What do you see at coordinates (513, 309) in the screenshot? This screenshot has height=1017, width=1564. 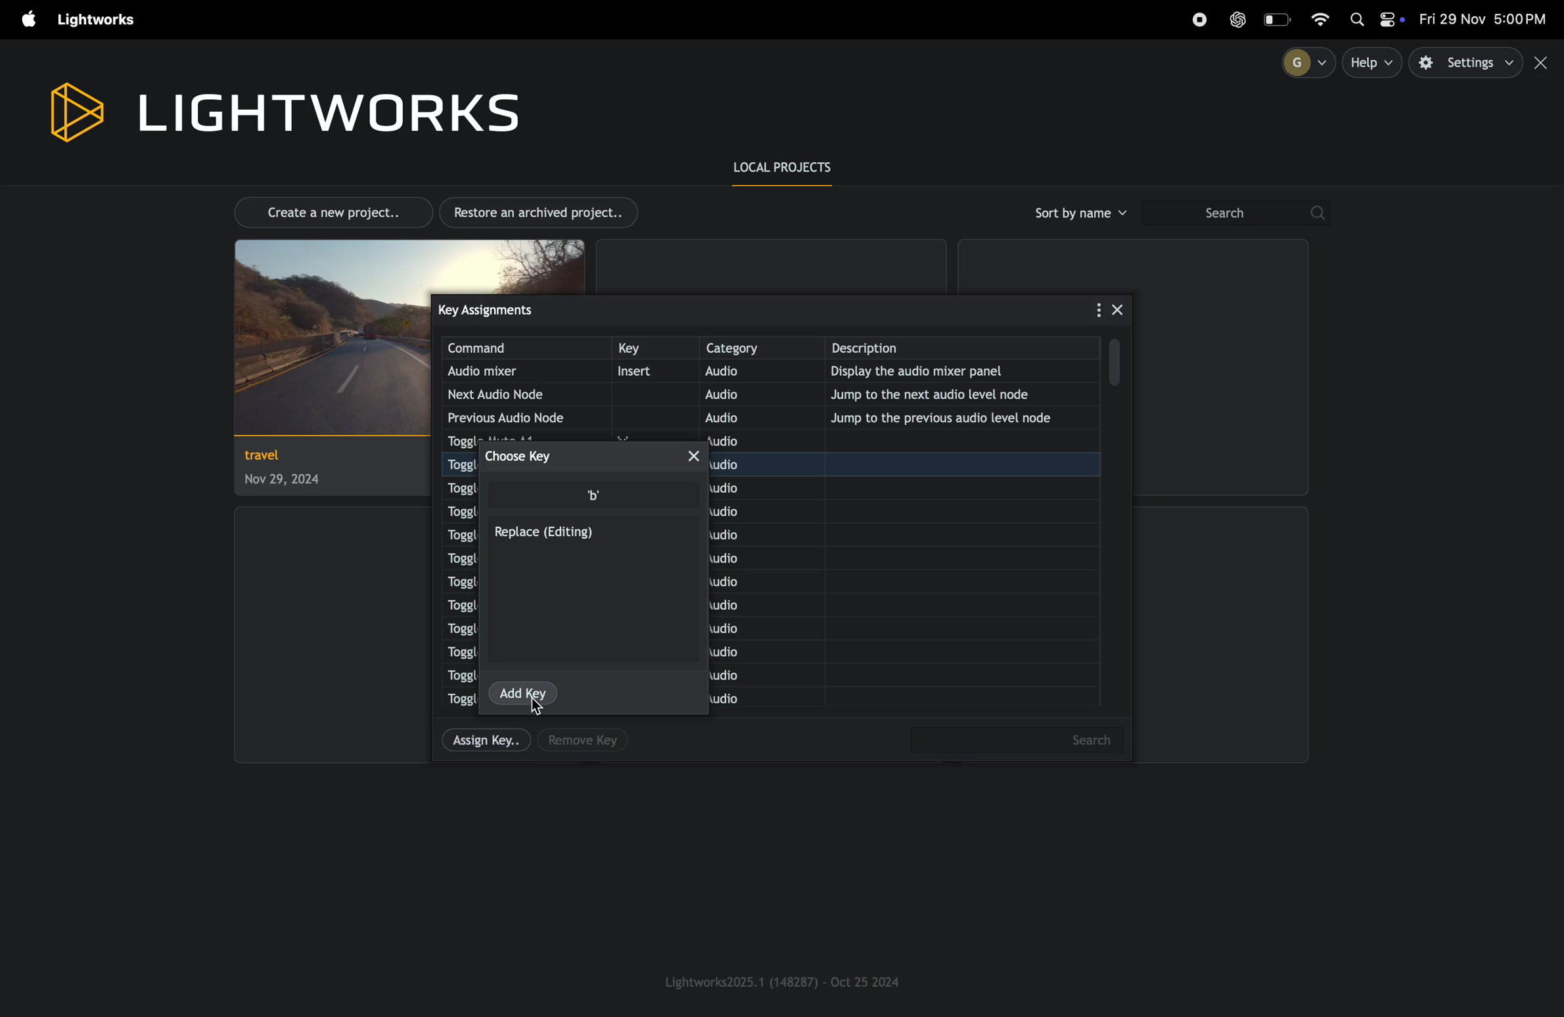 I see `key assignments` at bounding box center [513, 309].